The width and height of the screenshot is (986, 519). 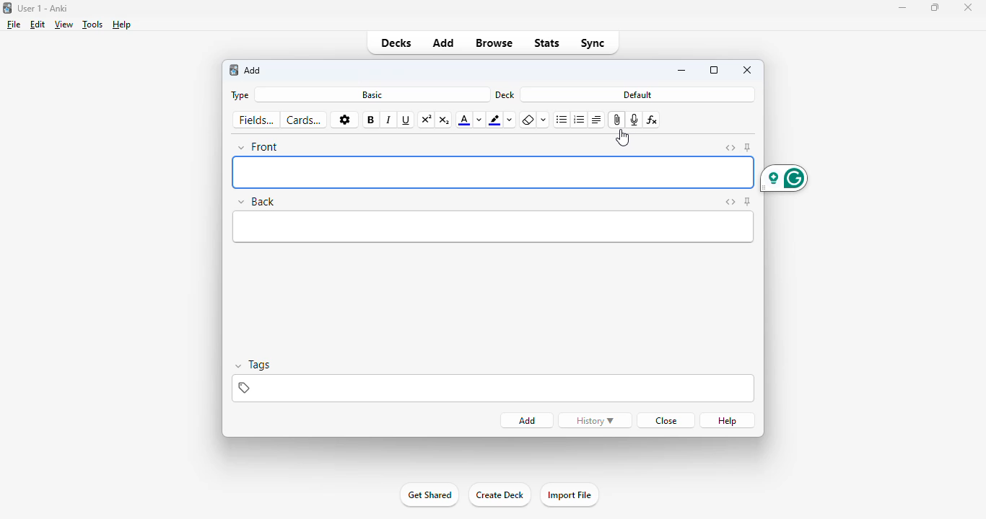 What do you see at coordinates (234, 71) in the screenshot?
I see `add` at bounding box center [234, 71].